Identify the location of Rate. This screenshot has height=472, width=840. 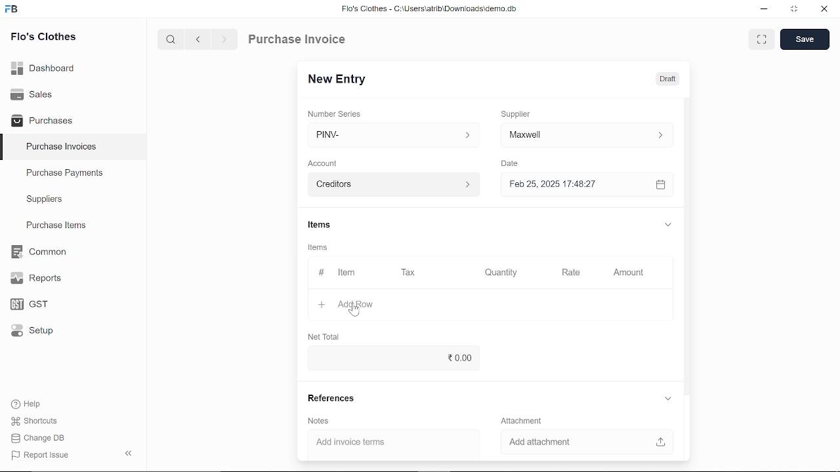
(577, 271).